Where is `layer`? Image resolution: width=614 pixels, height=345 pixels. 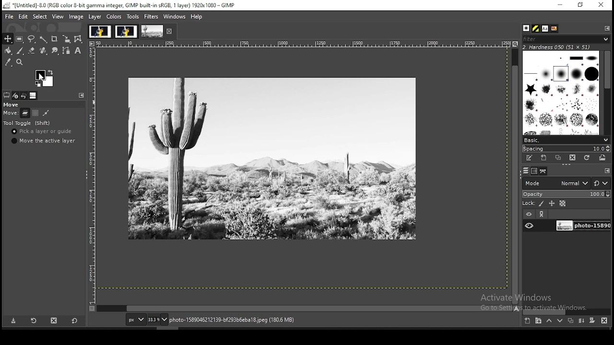
layer is located at coordinates (95, 17).